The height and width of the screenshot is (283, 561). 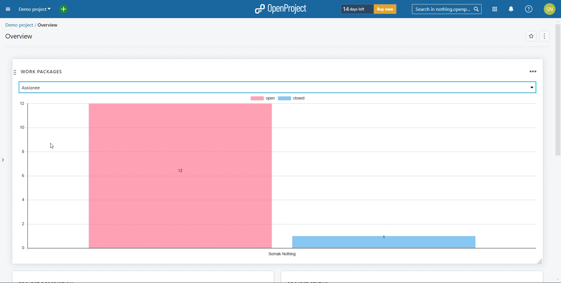 What do you see at coordinates (494, 10) in the screenshot?
I see `modules` at bounding box center [494, 10].